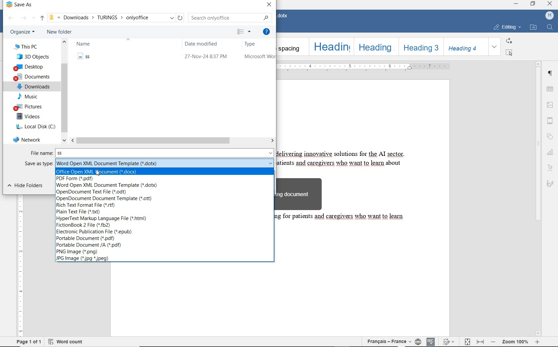 This screenshot has width=558, height=347. I want to click on SAVE AS TYPE, so click(39, 164).